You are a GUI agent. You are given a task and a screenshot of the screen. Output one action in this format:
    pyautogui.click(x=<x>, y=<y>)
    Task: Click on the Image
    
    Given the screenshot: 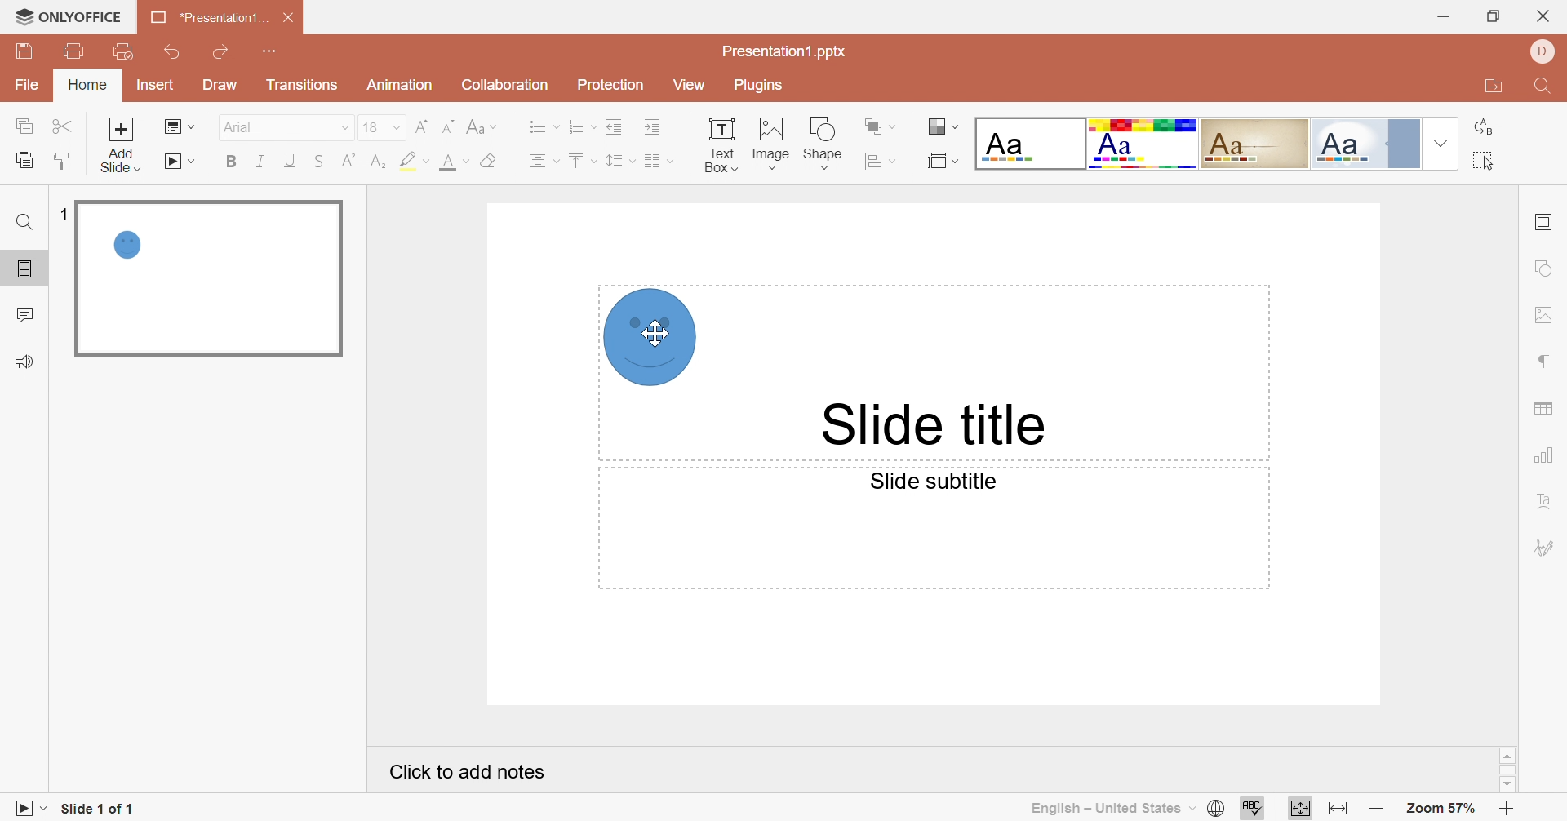 What is the action you would take?
    pyautogui.click(x=771, y=143)
    